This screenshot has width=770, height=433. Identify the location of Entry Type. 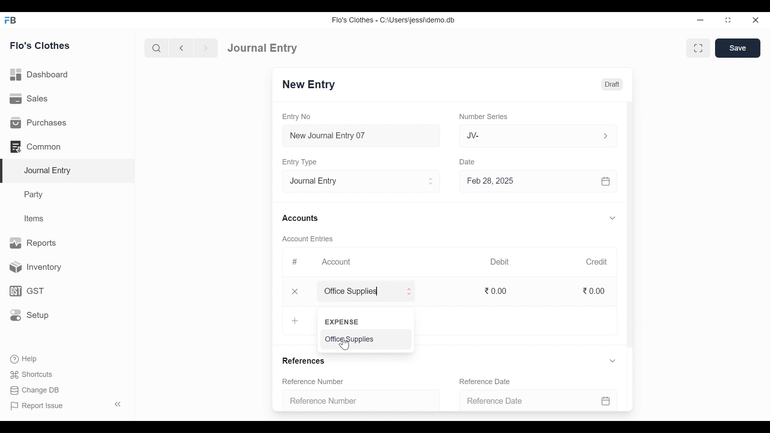
(355, 182).